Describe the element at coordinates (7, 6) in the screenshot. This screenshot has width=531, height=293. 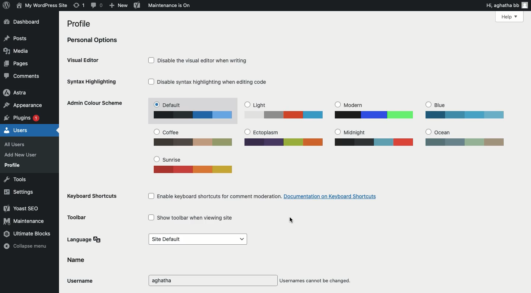
I see `Logo` at that location.